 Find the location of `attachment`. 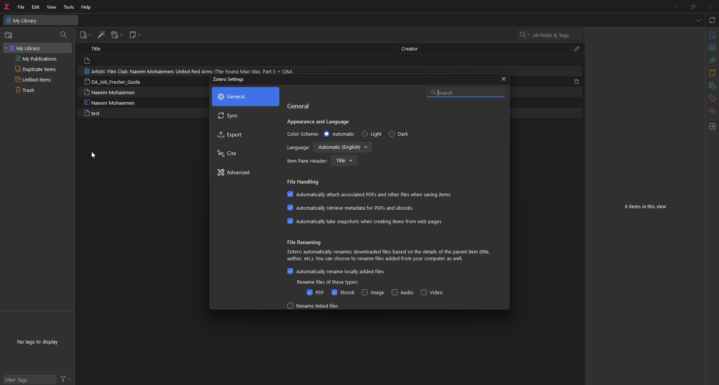

attachment is located at coordinates (712, 61).